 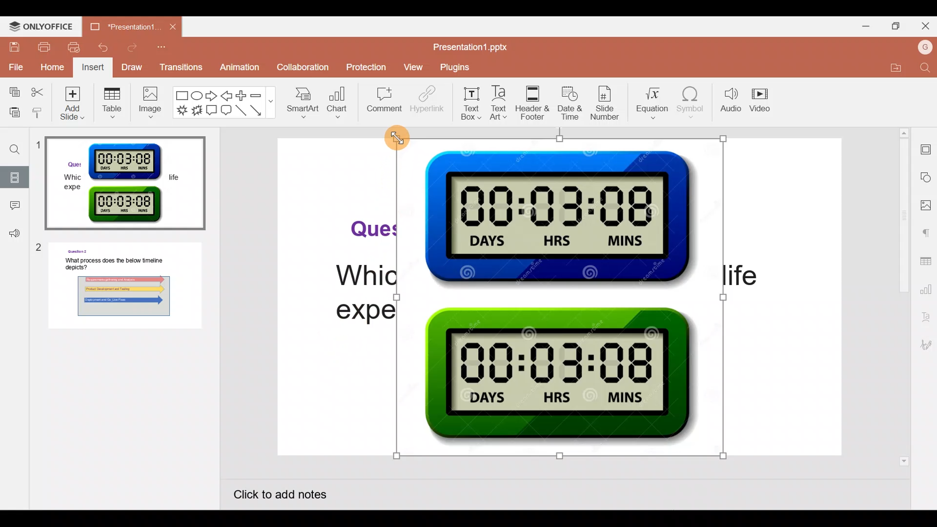 What do you see at coordinates (112, 106) in the screenshot?
I see `Table` at bounding box center [112, 106].